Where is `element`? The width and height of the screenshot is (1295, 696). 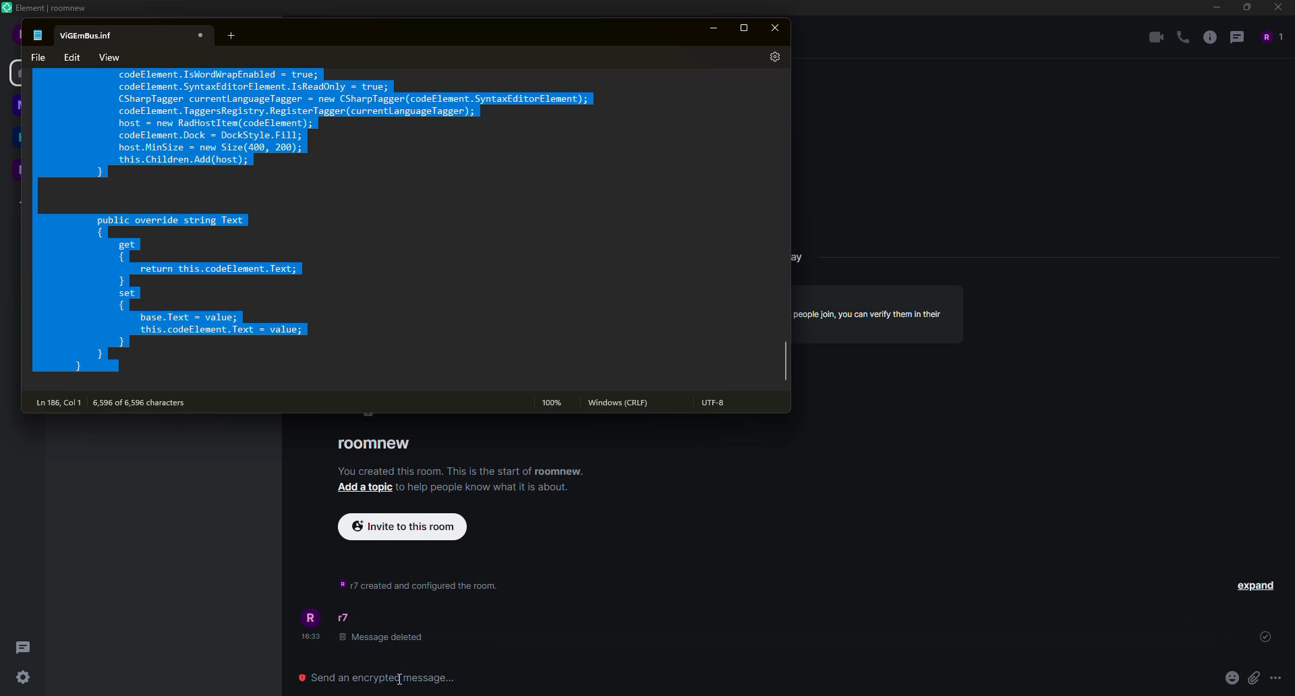
element is located at coordinates (47, 7).